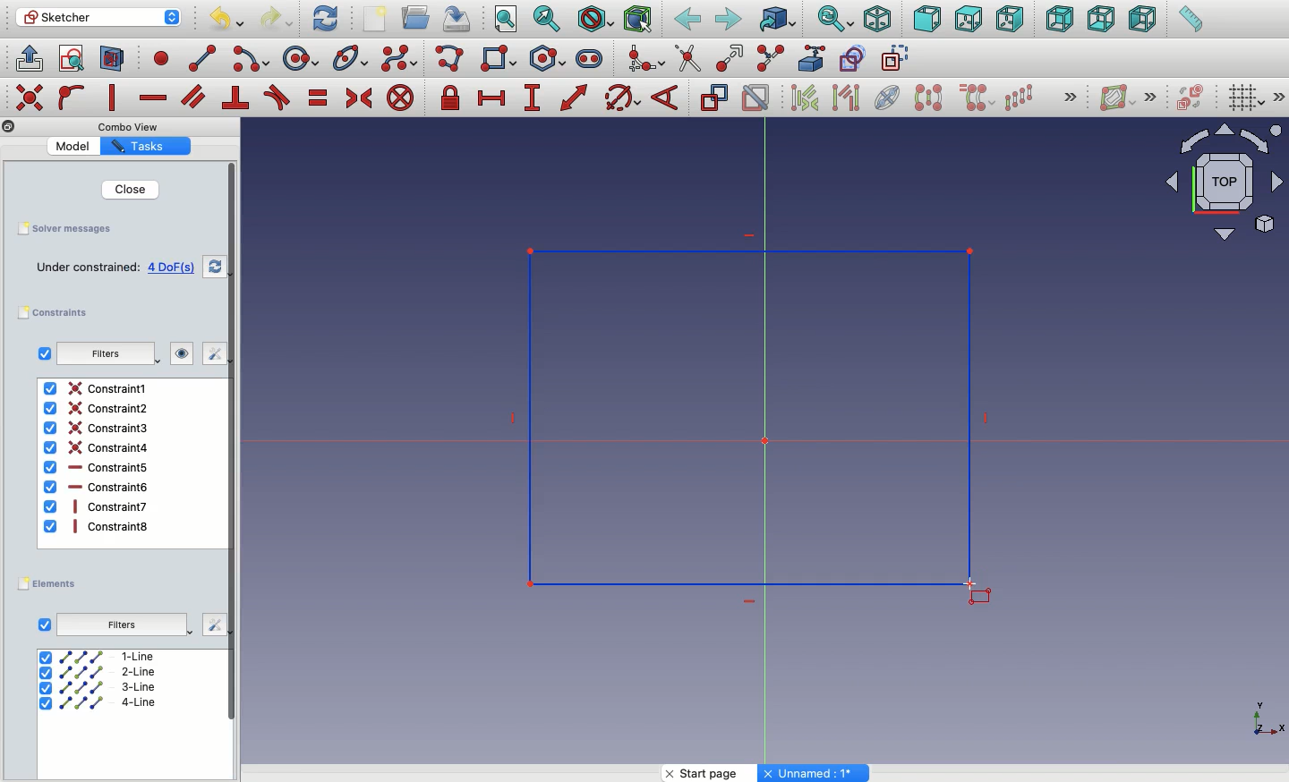  Describe the element at coordinates (455, 17) in the screenshot. I see `Save` at that location.